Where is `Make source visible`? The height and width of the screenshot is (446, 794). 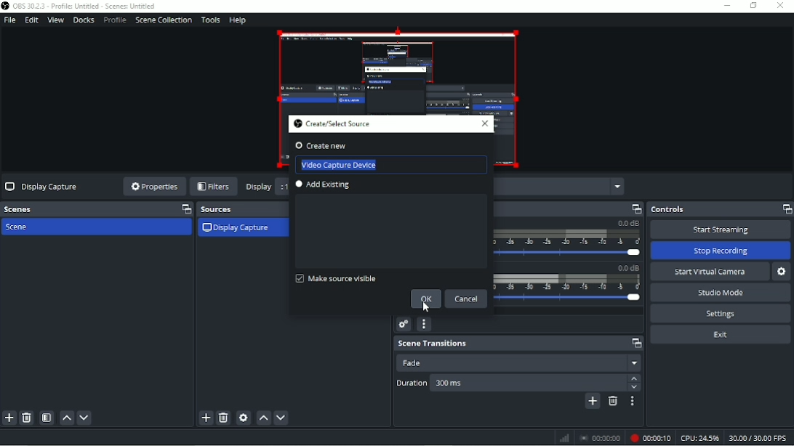 Make source visible is located at coordinates (335, 278).